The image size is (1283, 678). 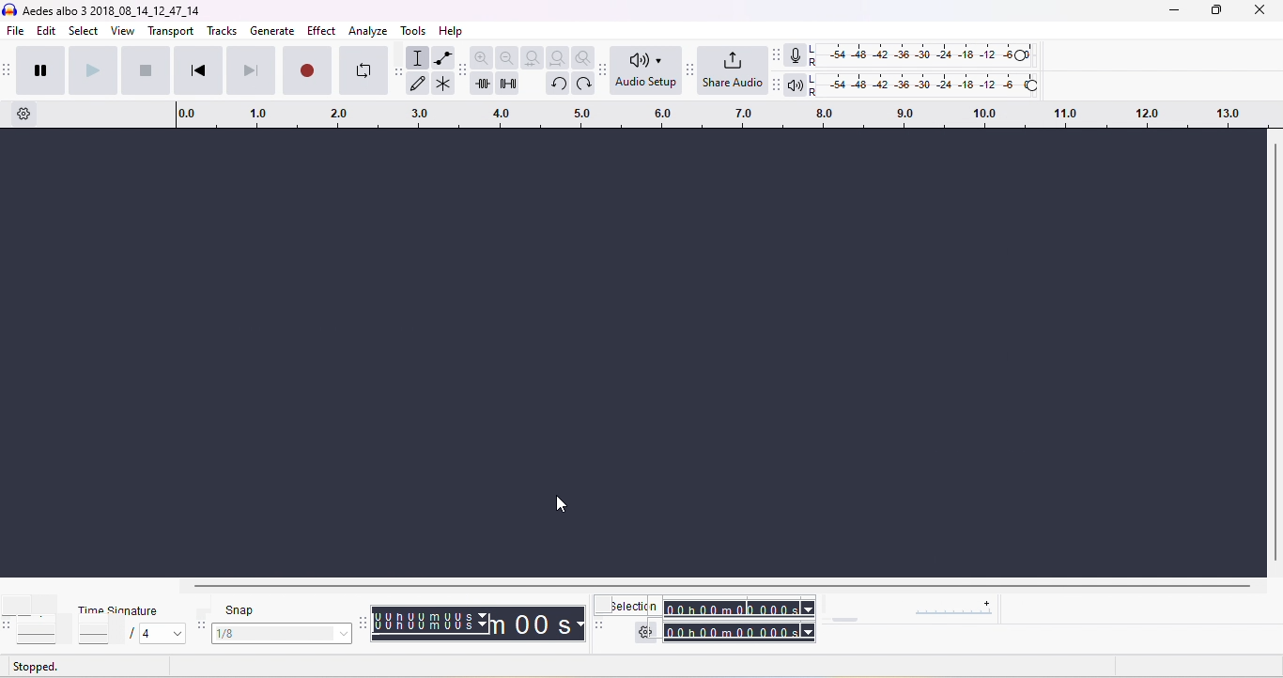 What do you see at coordinates (507, 57) in the screenshot?
I see `zoom out` at bounding box center [507, 57].